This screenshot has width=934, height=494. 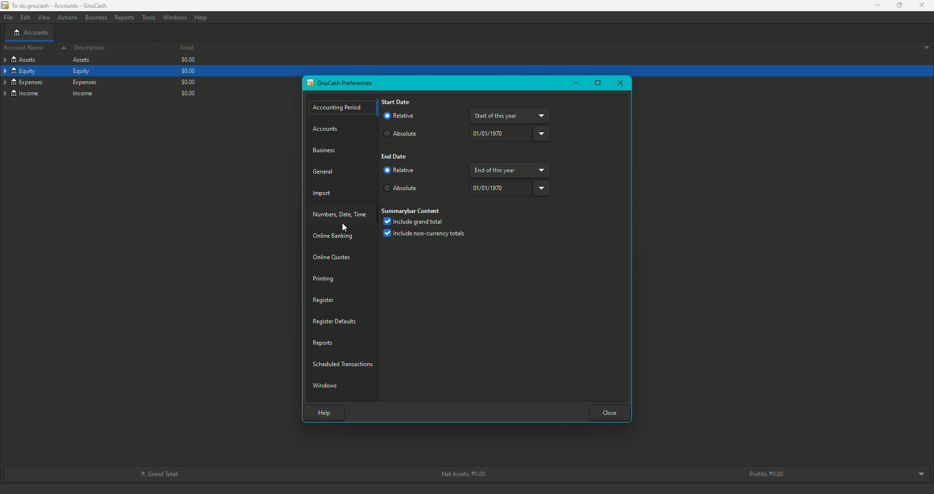 I want to click on Import, so click(x=323, y=194).